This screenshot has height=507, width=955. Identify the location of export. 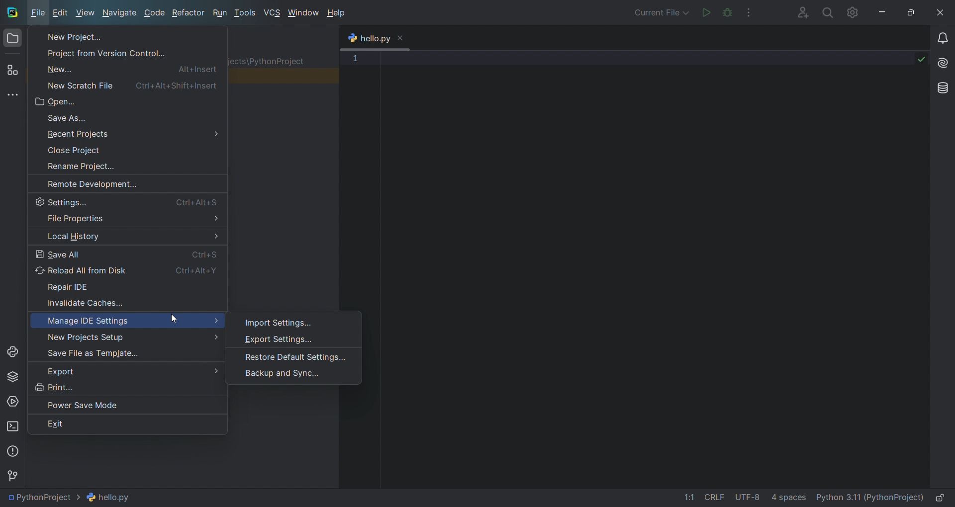
(124, 369).